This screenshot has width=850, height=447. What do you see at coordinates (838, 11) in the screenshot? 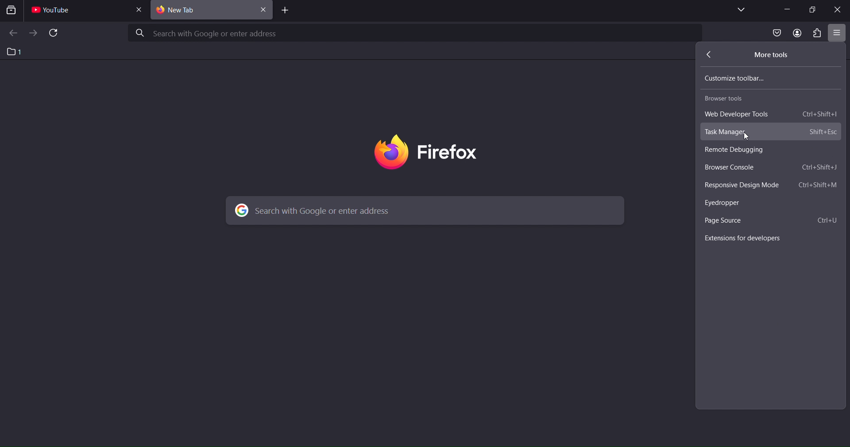
I see `close` at bounding box center [838, 11].